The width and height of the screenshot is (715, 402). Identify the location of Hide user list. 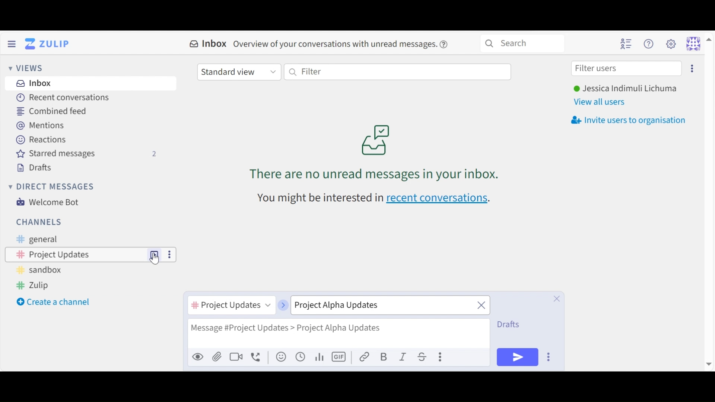
(626, 44).